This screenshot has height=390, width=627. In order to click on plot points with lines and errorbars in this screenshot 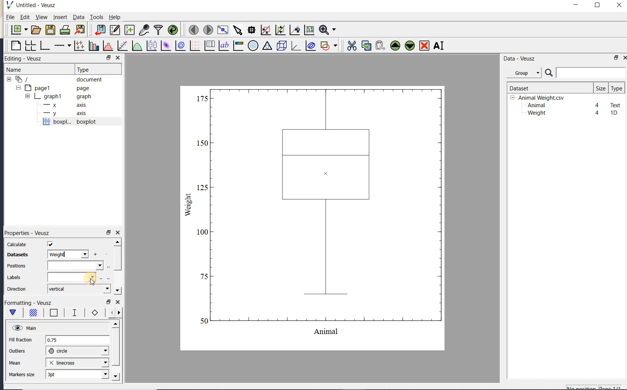, I will do `click(80, 46)`.